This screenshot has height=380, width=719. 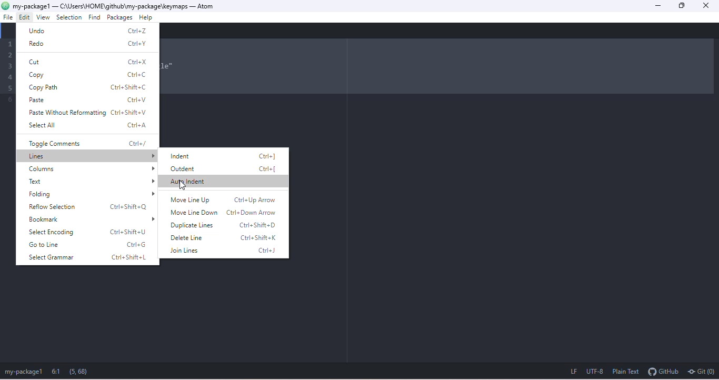 I want to click on copy, so click(x=85, y=76).